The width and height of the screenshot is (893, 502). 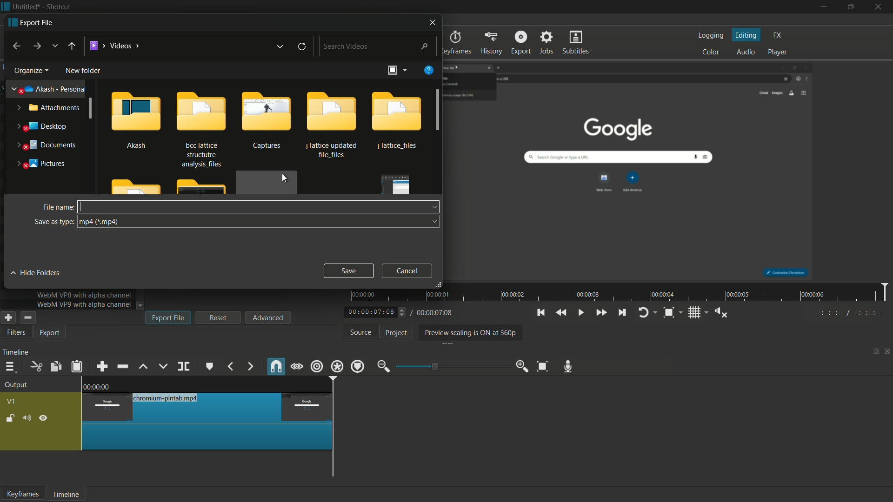 I want to click on overwrite, so click(x=163, y=366).